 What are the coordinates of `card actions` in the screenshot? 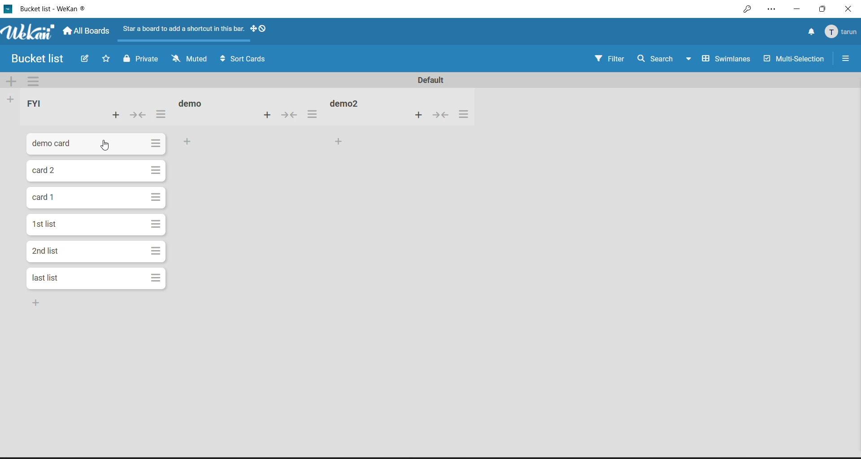 It's located at (157, 170).